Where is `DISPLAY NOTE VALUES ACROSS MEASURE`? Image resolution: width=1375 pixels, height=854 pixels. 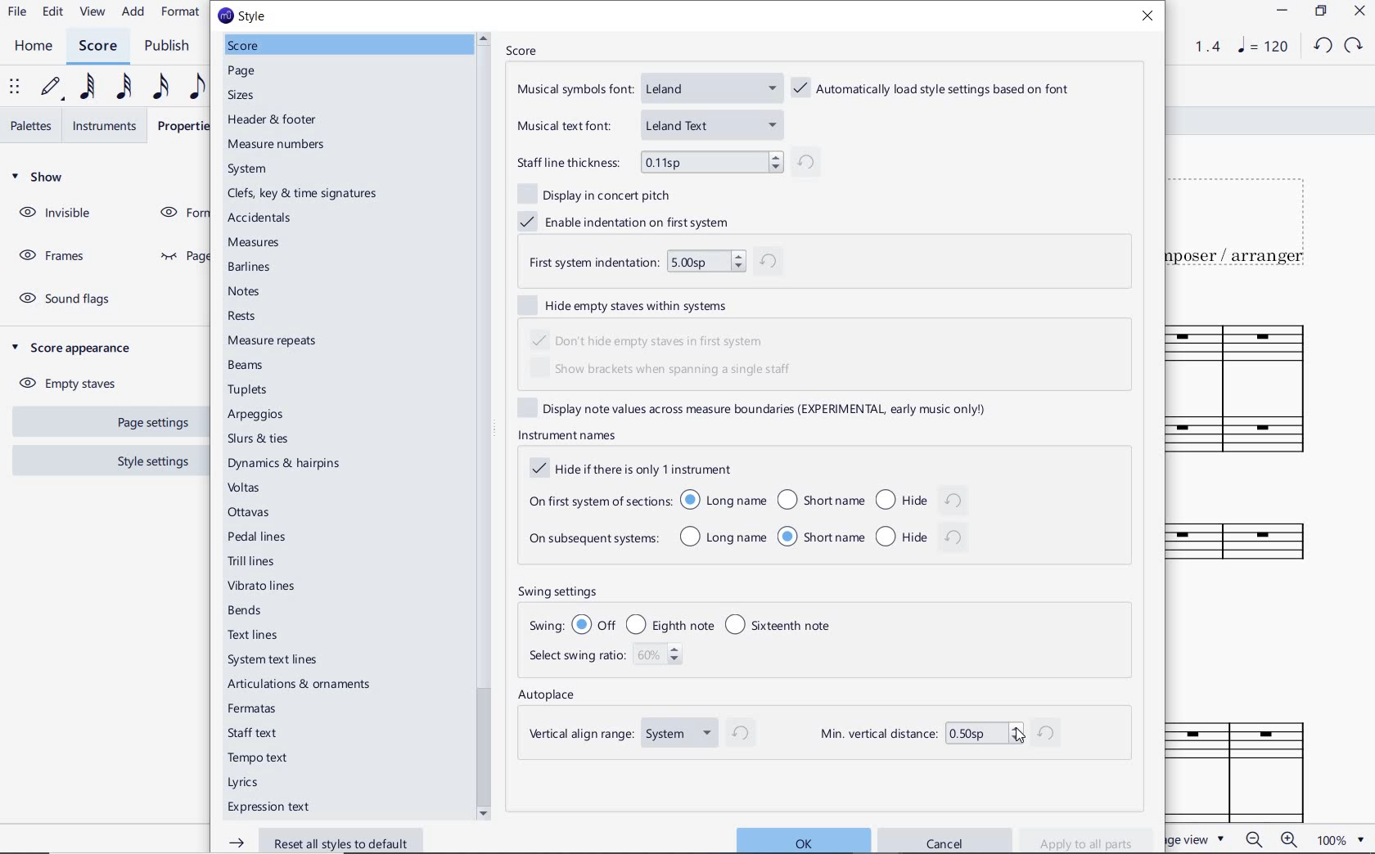 DISPLAY NOTE VALUES ACROSS MEASURE is located at coordinates (763, 408).